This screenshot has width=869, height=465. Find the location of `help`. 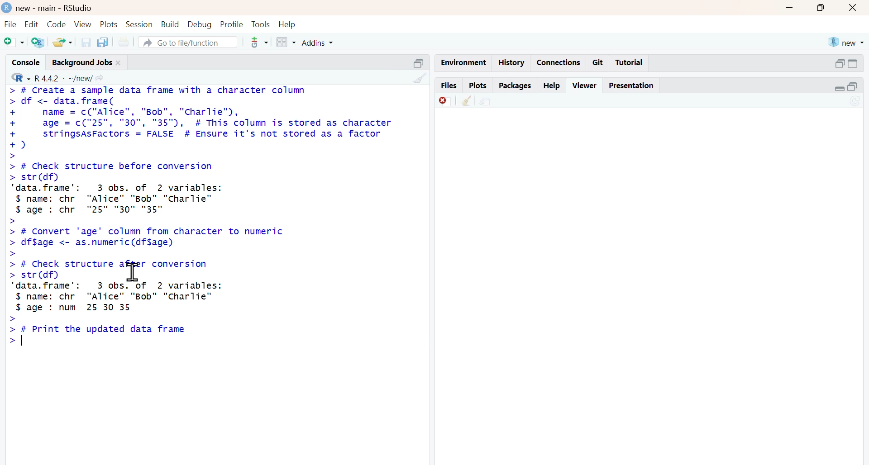

help is located at coordinates (287, 24).